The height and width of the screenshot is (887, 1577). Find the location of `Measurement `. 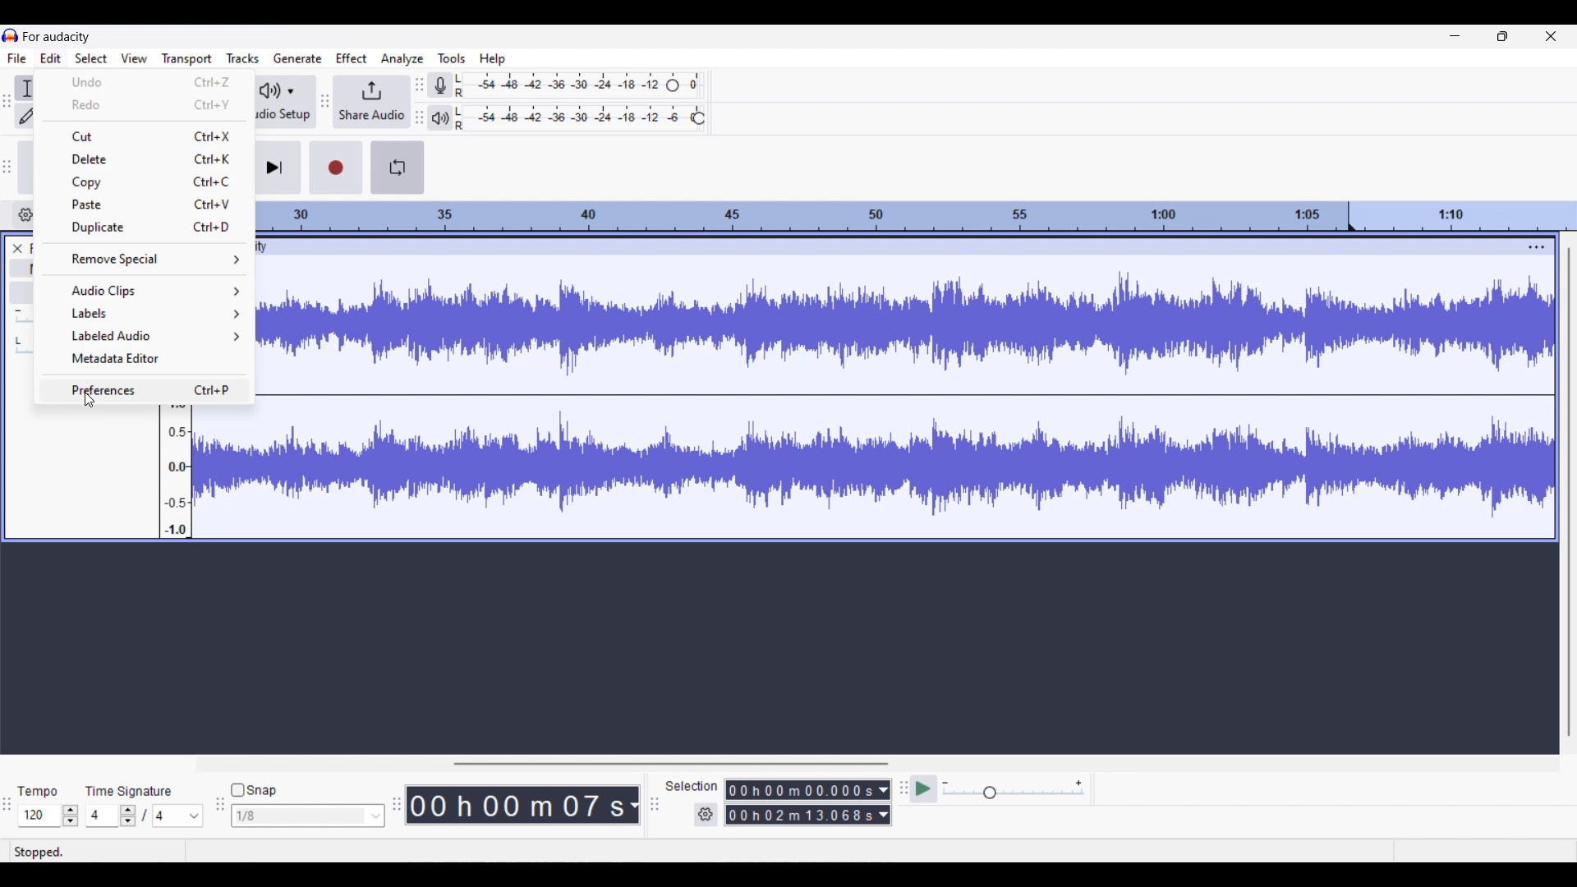

Measurement  is located at coordinates (633, 806).